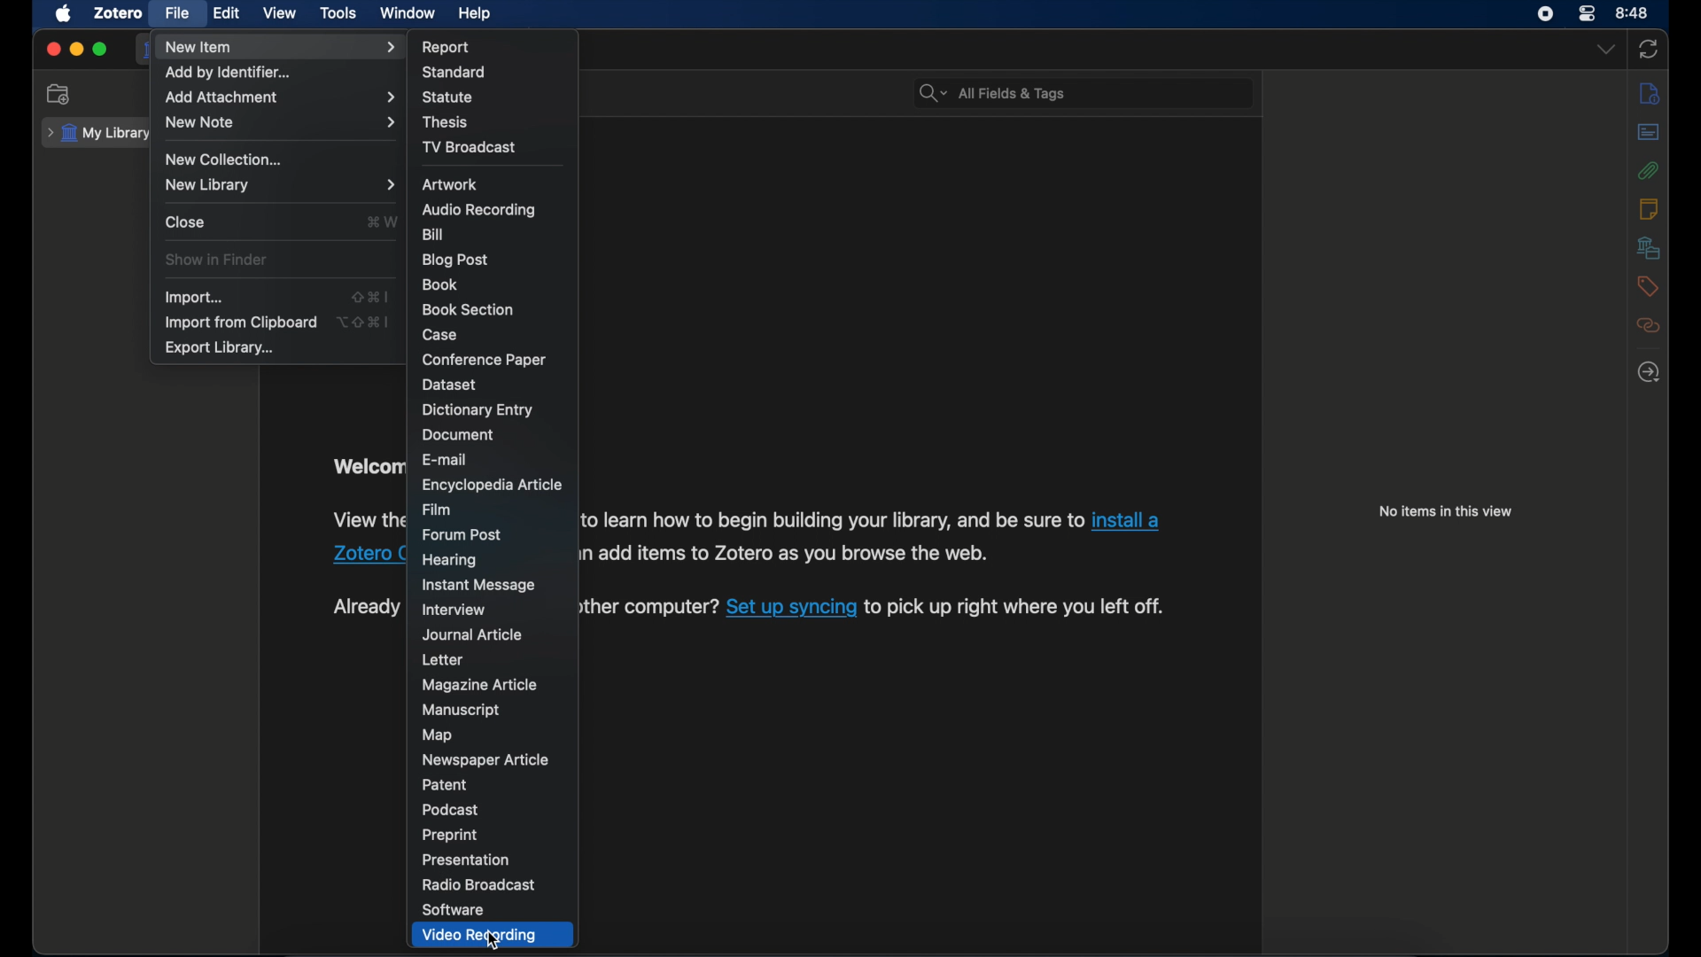 The height and width of the screenshot is (957, 1701). Describe the element at coordinates (100, 49) in the screenshot. I see `maximize` at that location.